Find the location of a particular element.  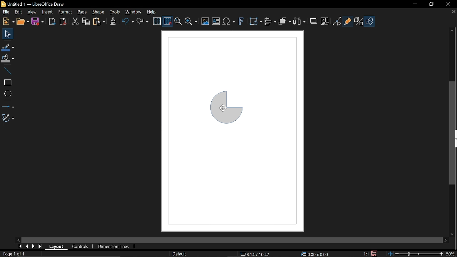

Default(Slide master name) is located at coordinates (181, 254).